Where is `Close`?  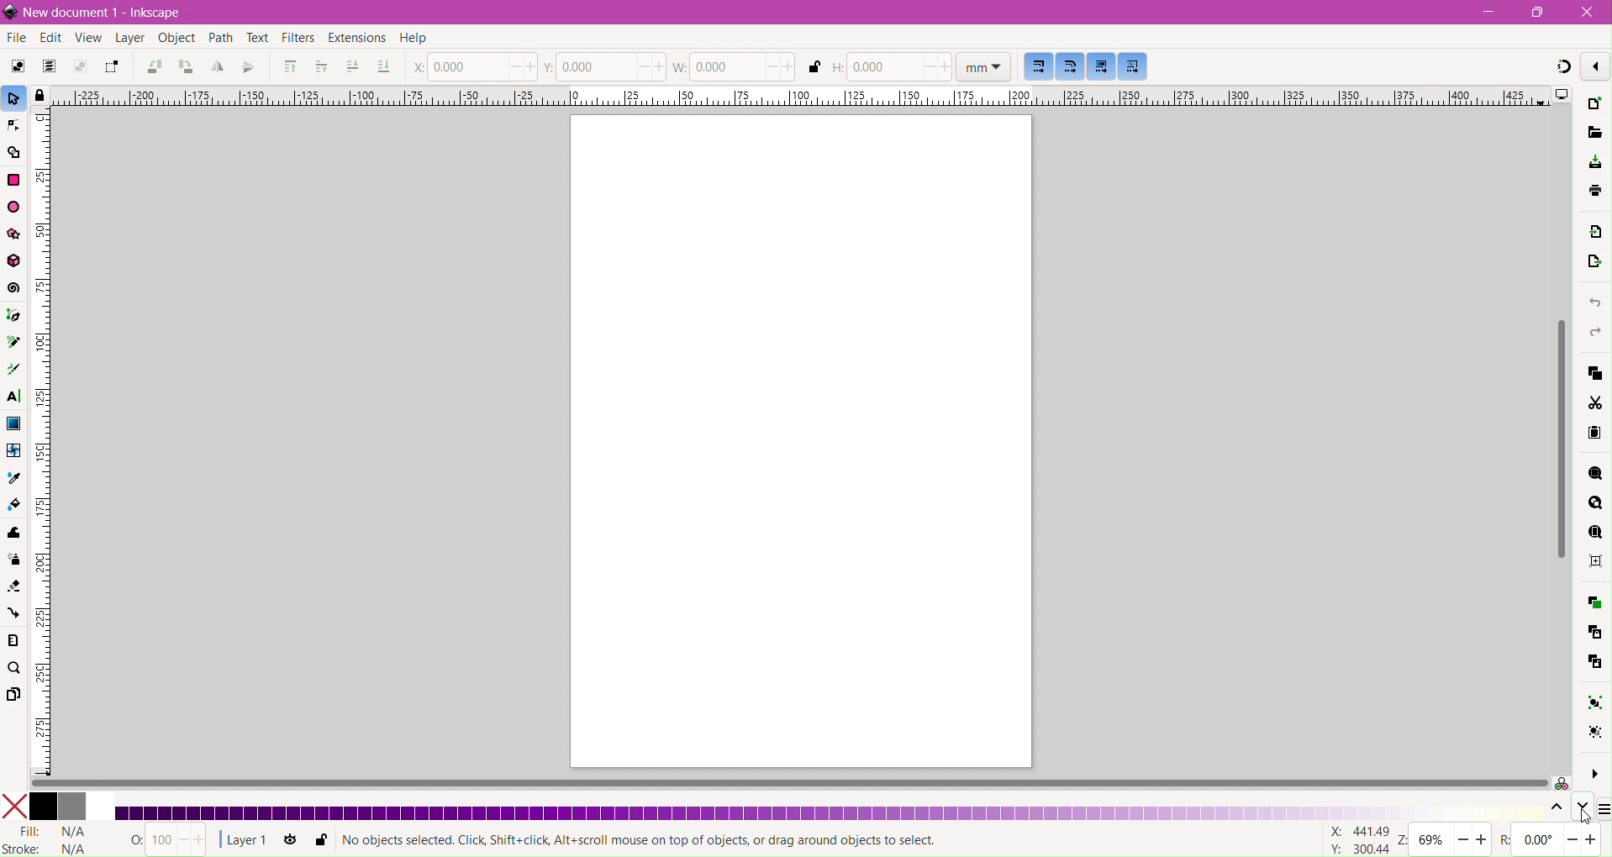 Close is located at coordinates (1587, 12).